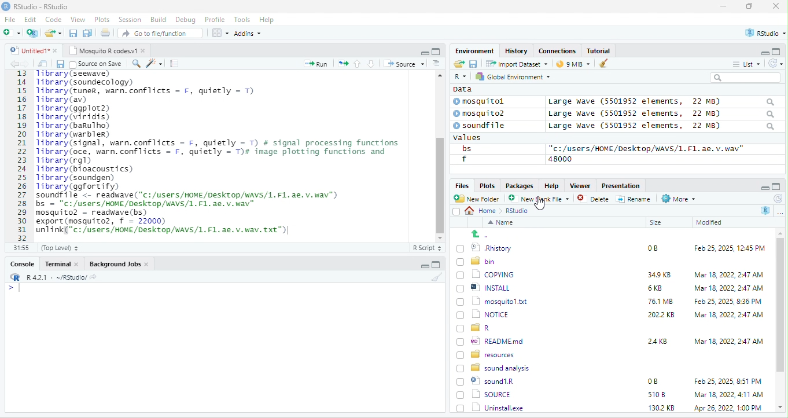 The width and height of the screenshot is (788, 418). What do you see at coordinates (728, 394) in the screenshot?
I see `Mar 18, 2022, 4:11 AM` at bounding box center [728, 394].